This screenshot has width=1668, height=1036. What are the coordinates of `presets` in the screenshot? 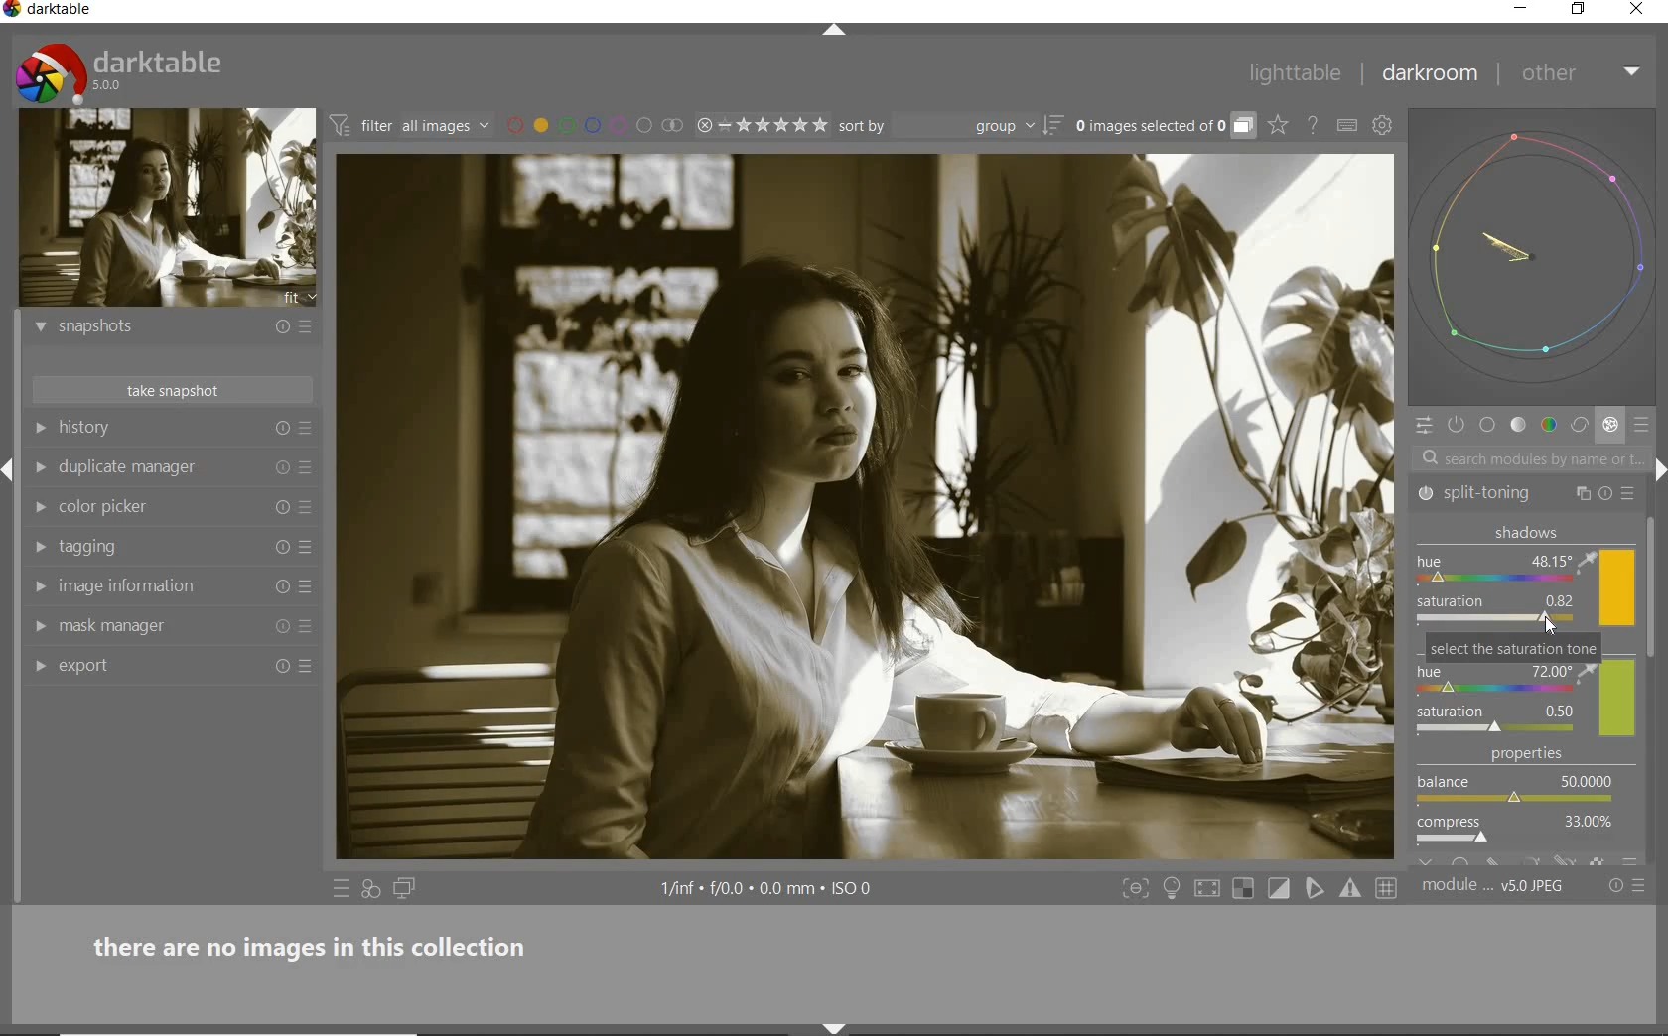 It's located at (1644, 426).